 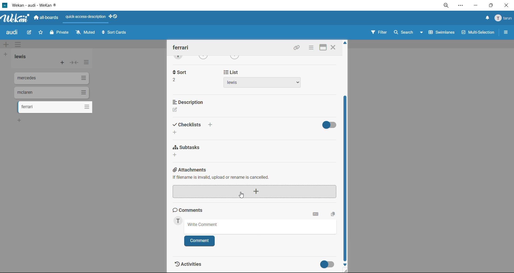 What do you see at coordinates (475, 6) in the screenshot?
I see `minimize` at bounding box center [475, 6].